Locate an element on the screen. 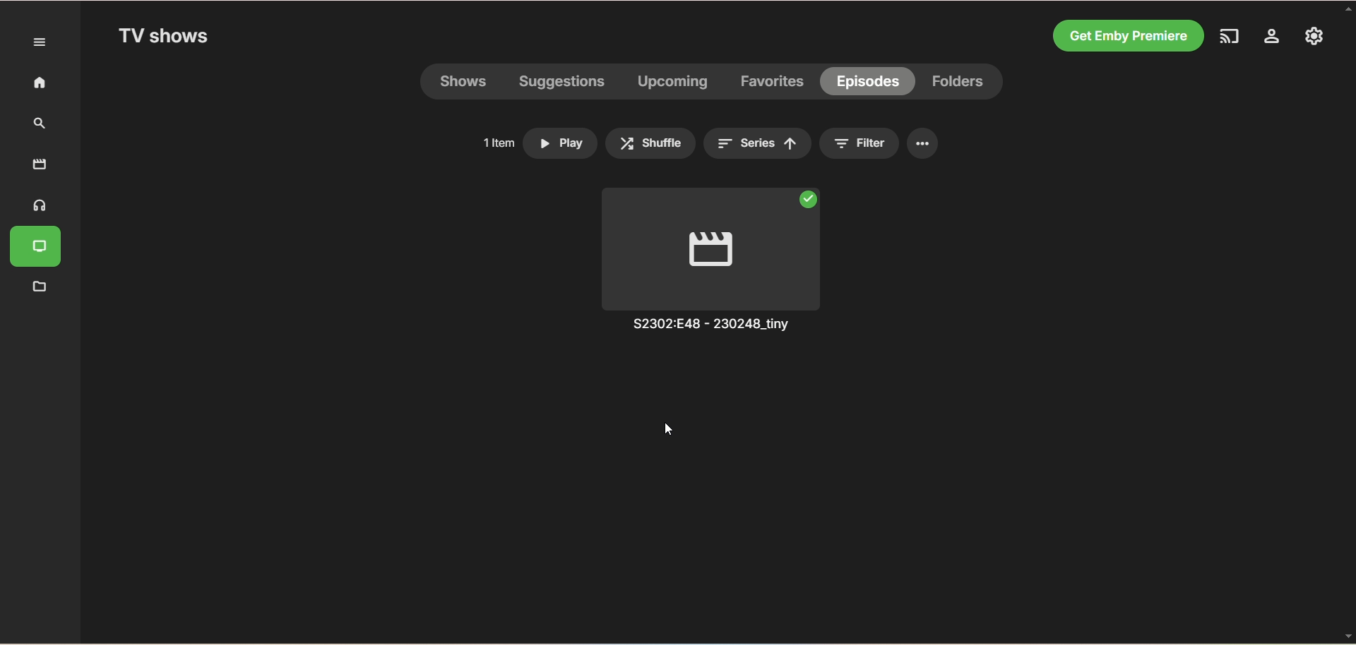 This screenshot has width=1356, height=645. > Play is located at coordinates (561, 140).